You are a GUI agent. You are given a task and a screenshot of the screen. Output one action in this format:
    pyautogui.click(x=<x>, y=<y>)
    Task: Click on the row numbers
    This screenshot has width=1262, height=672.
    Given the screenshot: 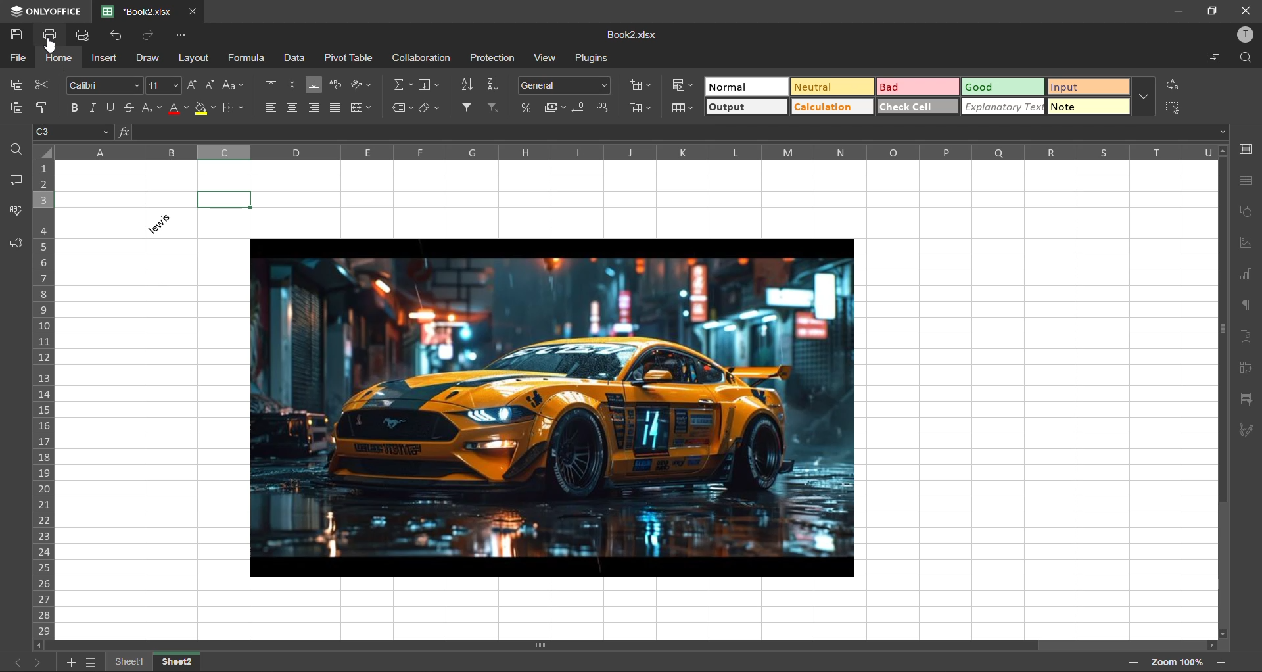 What is the action you would take?
    pyautogui.click(x=45, y=400)
    